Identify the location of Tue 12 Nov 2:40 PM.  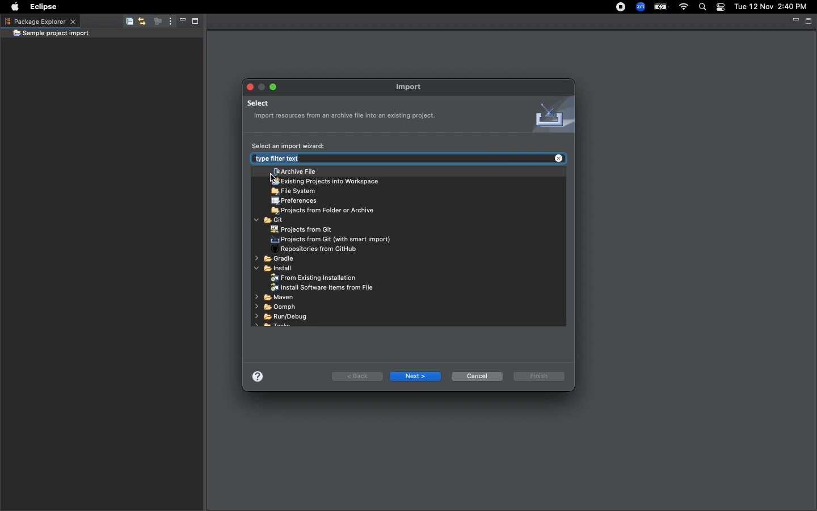
(770, 7).